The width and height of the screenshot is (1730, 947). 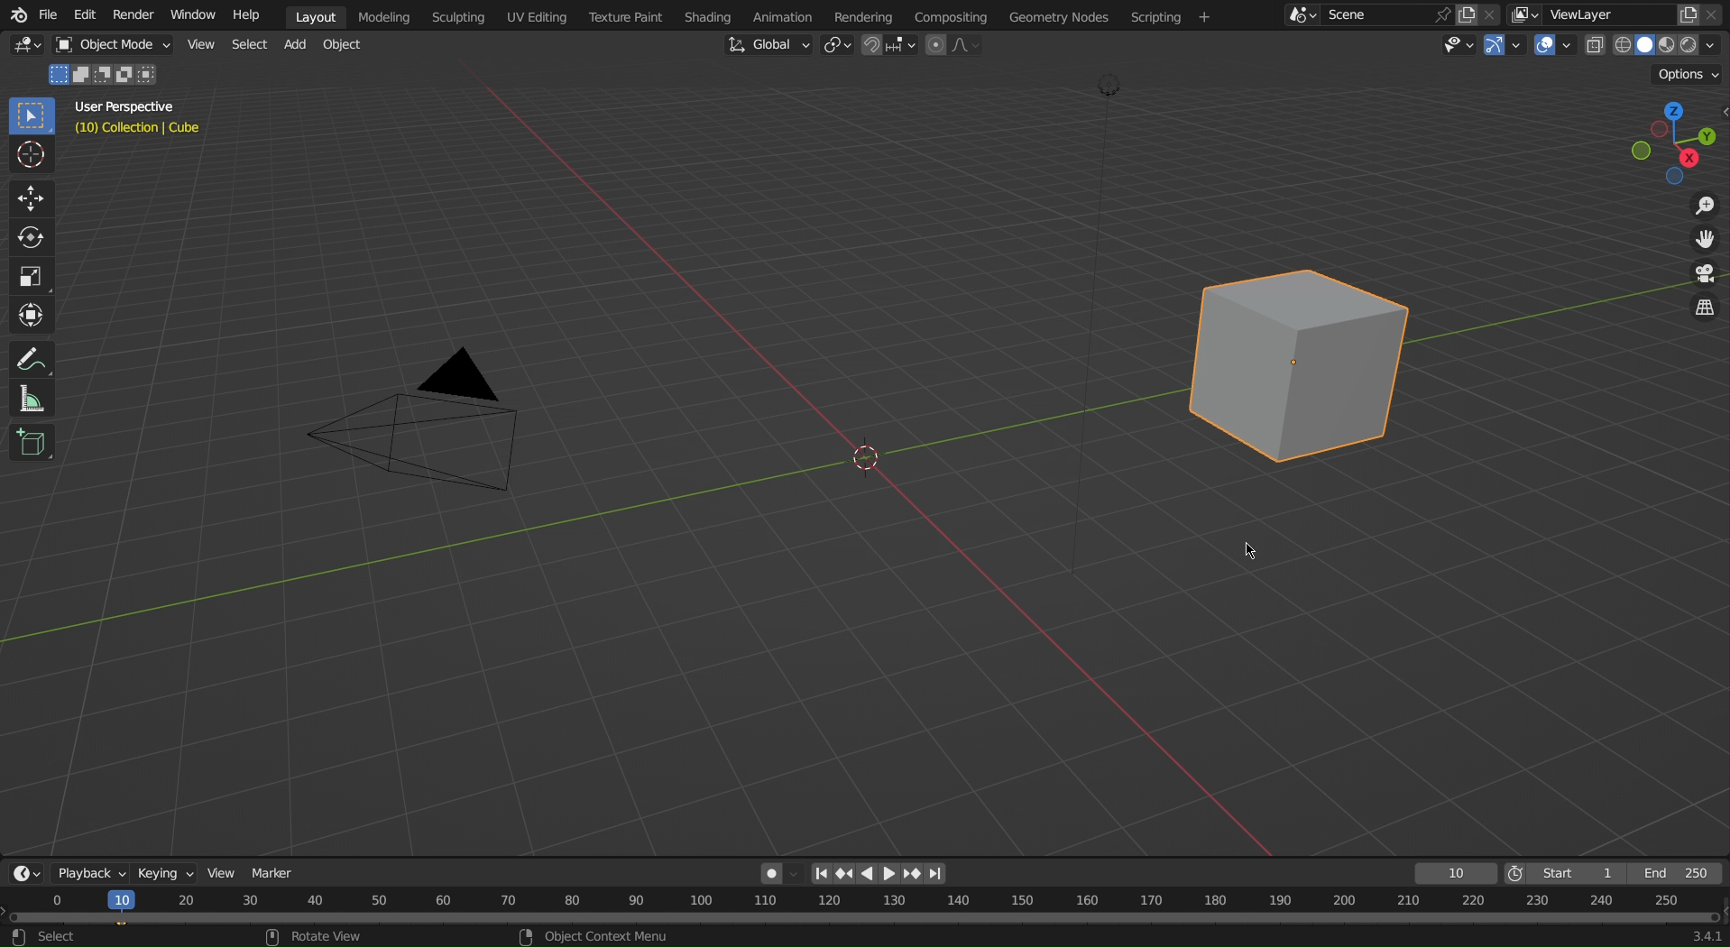 What do you see at coordinates (890, 873) in the screenshot?
I see `right` at bounding box center [890, 873].